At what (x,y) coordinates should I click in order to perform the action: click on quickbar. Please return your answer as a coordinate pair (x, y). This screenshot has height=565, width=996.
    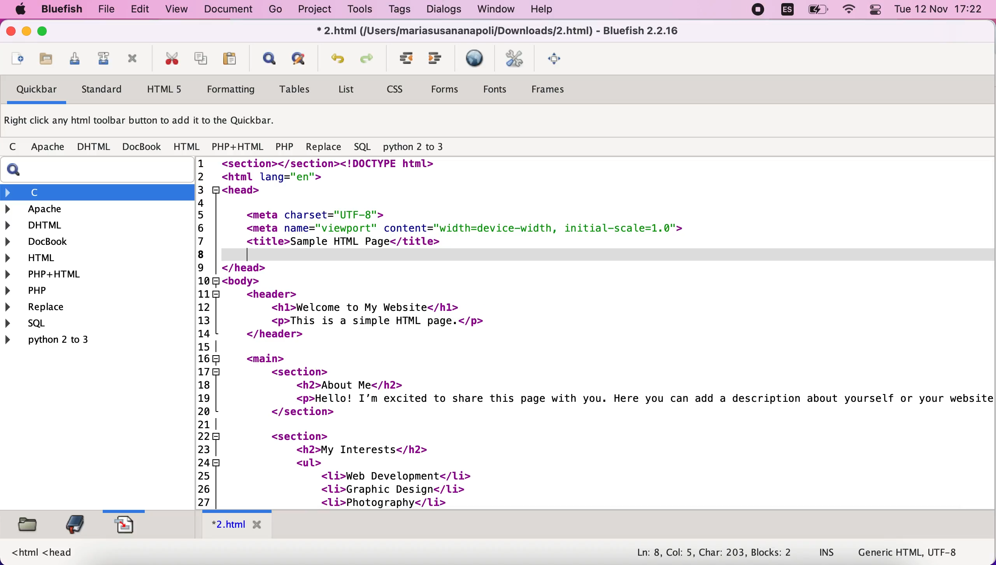
    Looking at the image, I should click on (37, 90).